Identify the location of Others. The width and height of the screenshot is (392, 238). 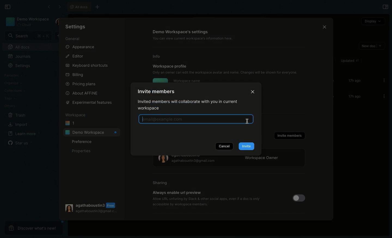
(9, 106).